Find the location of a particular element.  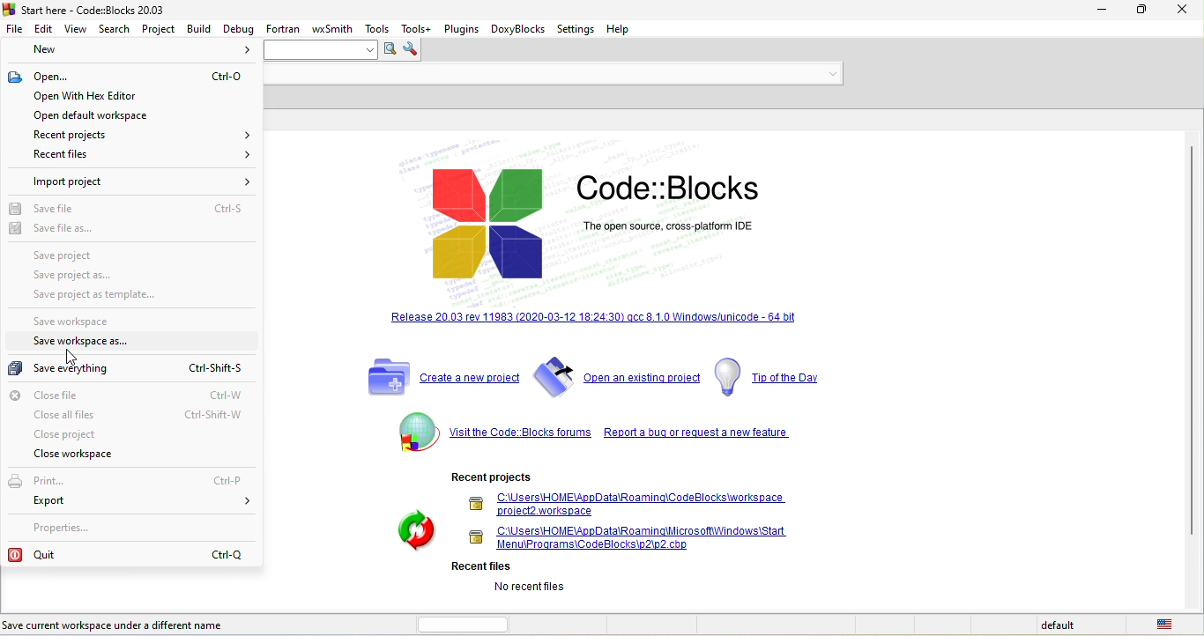

vertical scroll bar is located at coordinates (1190, 341).